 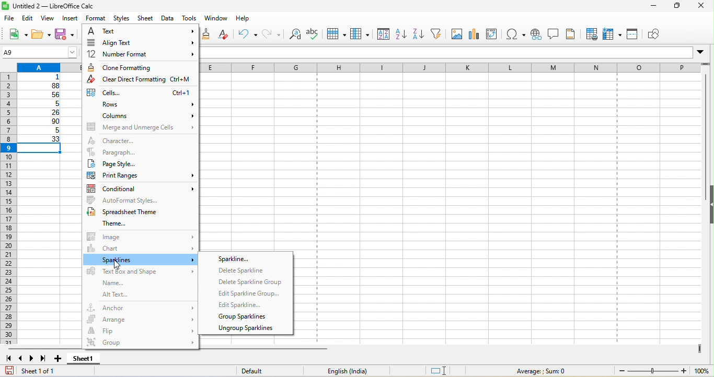 What do you see at coordinates (632, 34) in the screenshot?
I see `split window` at bounding box center [632, 34].